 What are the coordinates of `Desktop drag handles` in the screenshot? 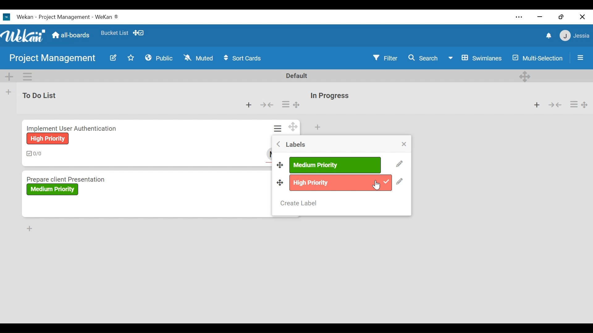 It's located at (526, 76).